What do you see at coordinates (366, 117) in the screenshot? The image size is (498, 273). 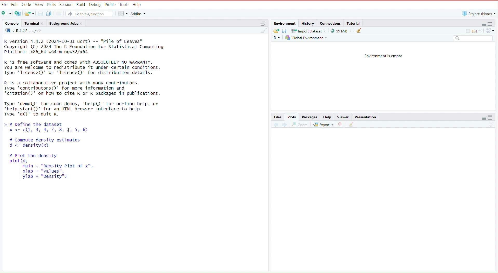 I see `presentation` at bounding box center [366, 117].